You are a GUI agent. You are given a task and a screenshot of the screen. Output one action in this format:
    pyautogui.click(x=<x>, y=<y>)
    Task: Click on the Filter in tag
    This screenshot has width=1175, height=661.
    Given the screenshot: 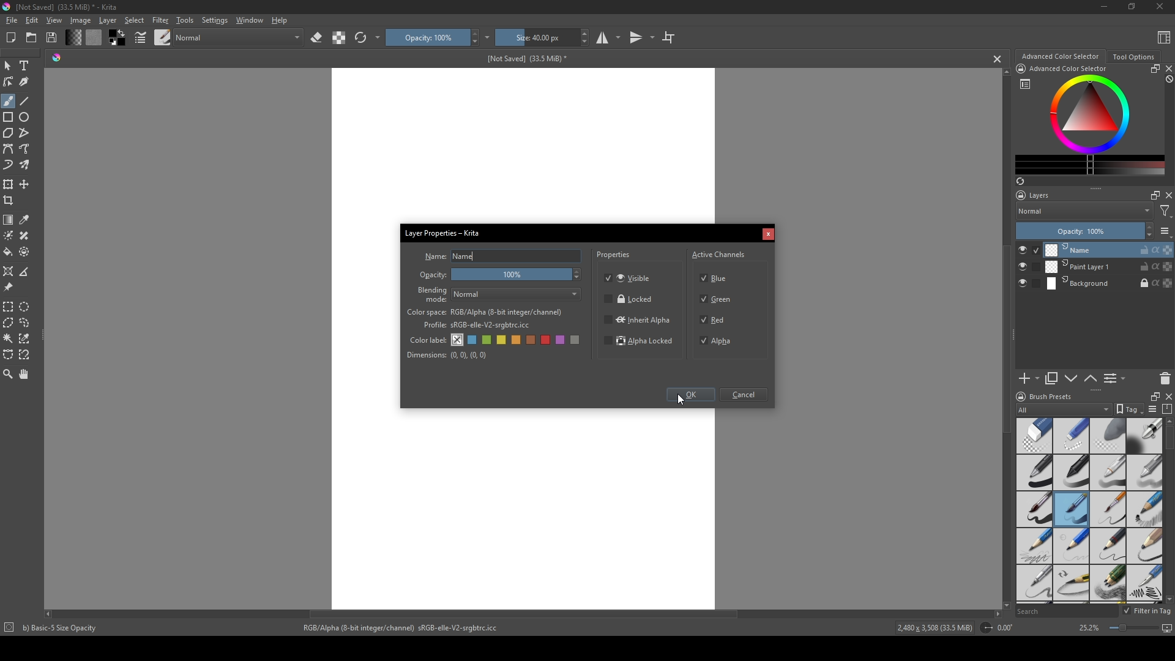 What is the action you would take?
    pyautogui.click(x=1148, y=611)
    